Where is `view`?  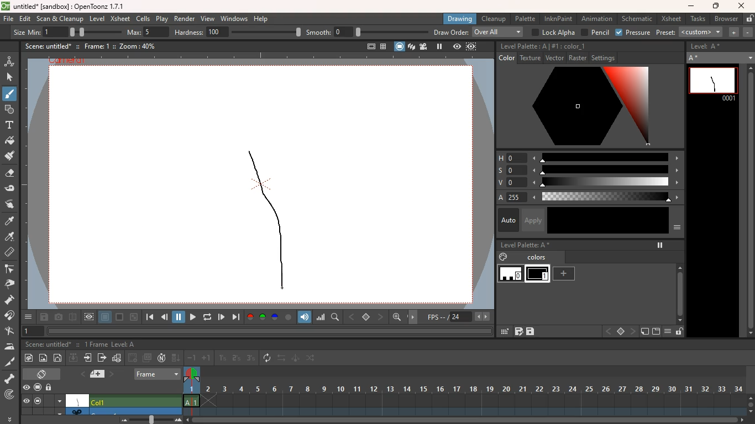
view is located at coordinates (90, 317).